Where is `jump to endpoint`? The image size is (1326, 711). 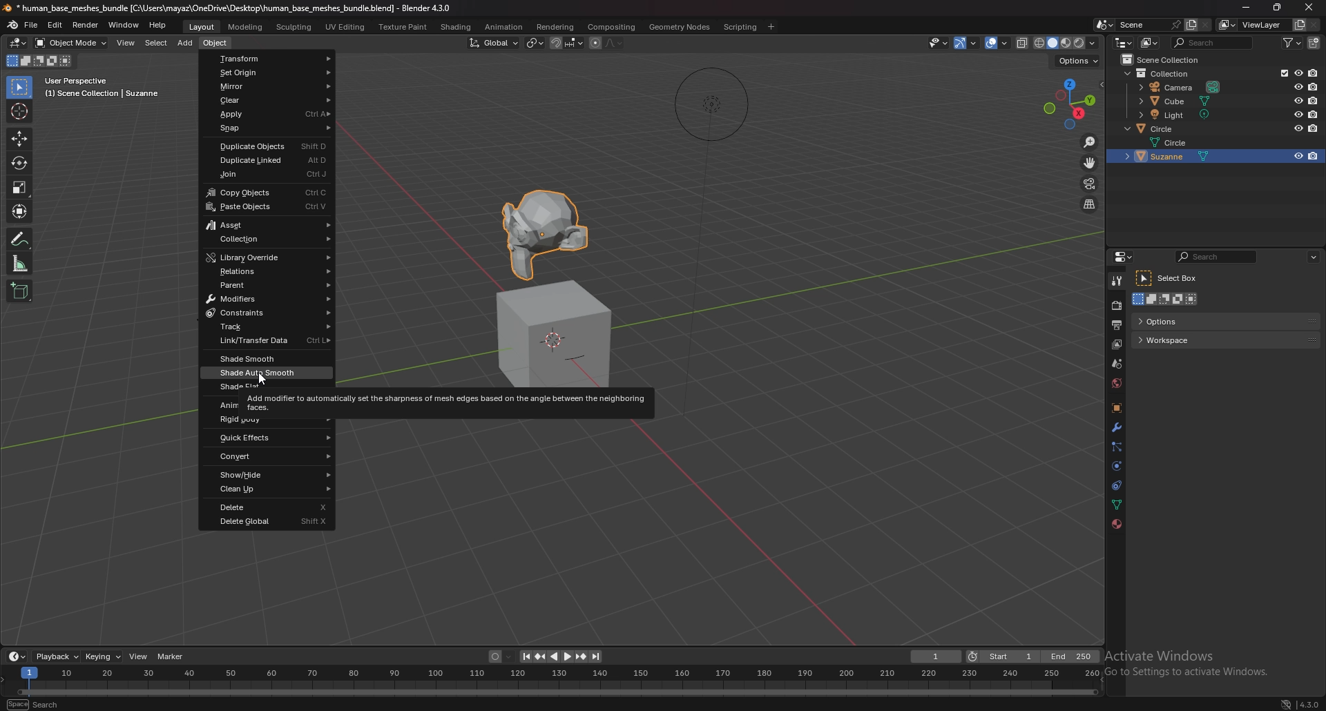 jump to endpoint is located at coordinates (523, 655).